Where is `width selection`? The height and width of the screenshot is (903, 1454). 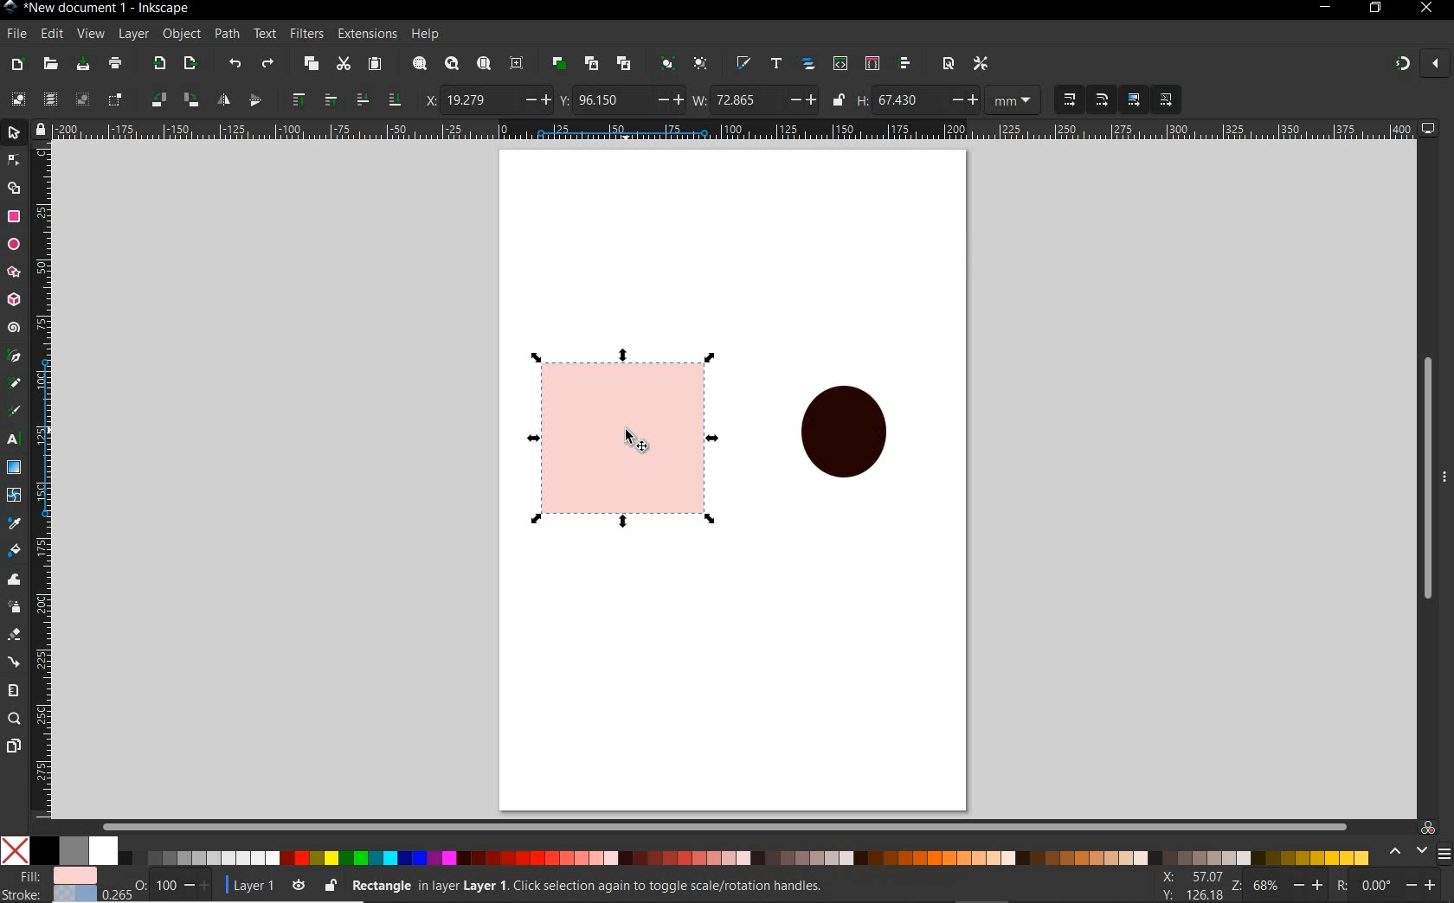
width selection is located at coordinates (752, 101).